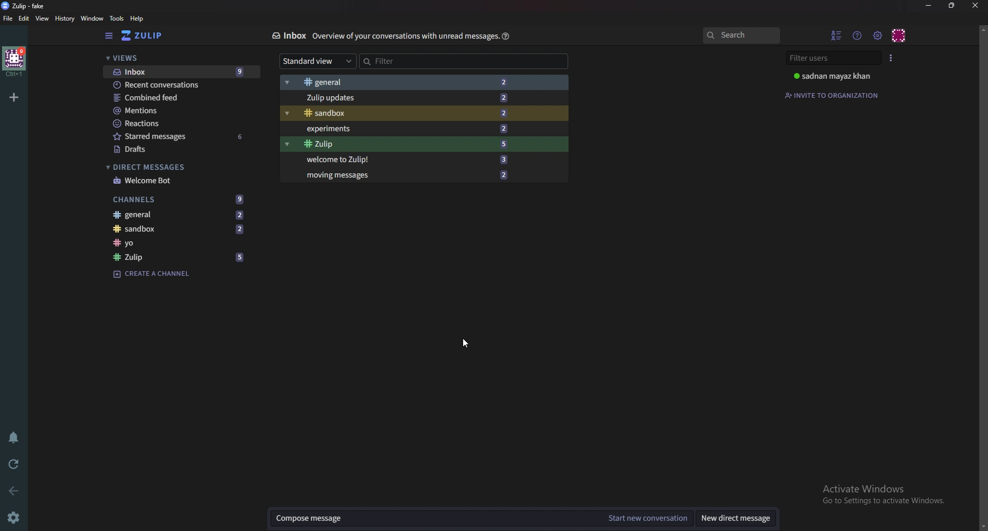 The height and width of the screenshot is (531, 988). What do you see at coordinates (167, 166) in the screenshot?
I see `Direct messages` at bounding box center [167, 166].